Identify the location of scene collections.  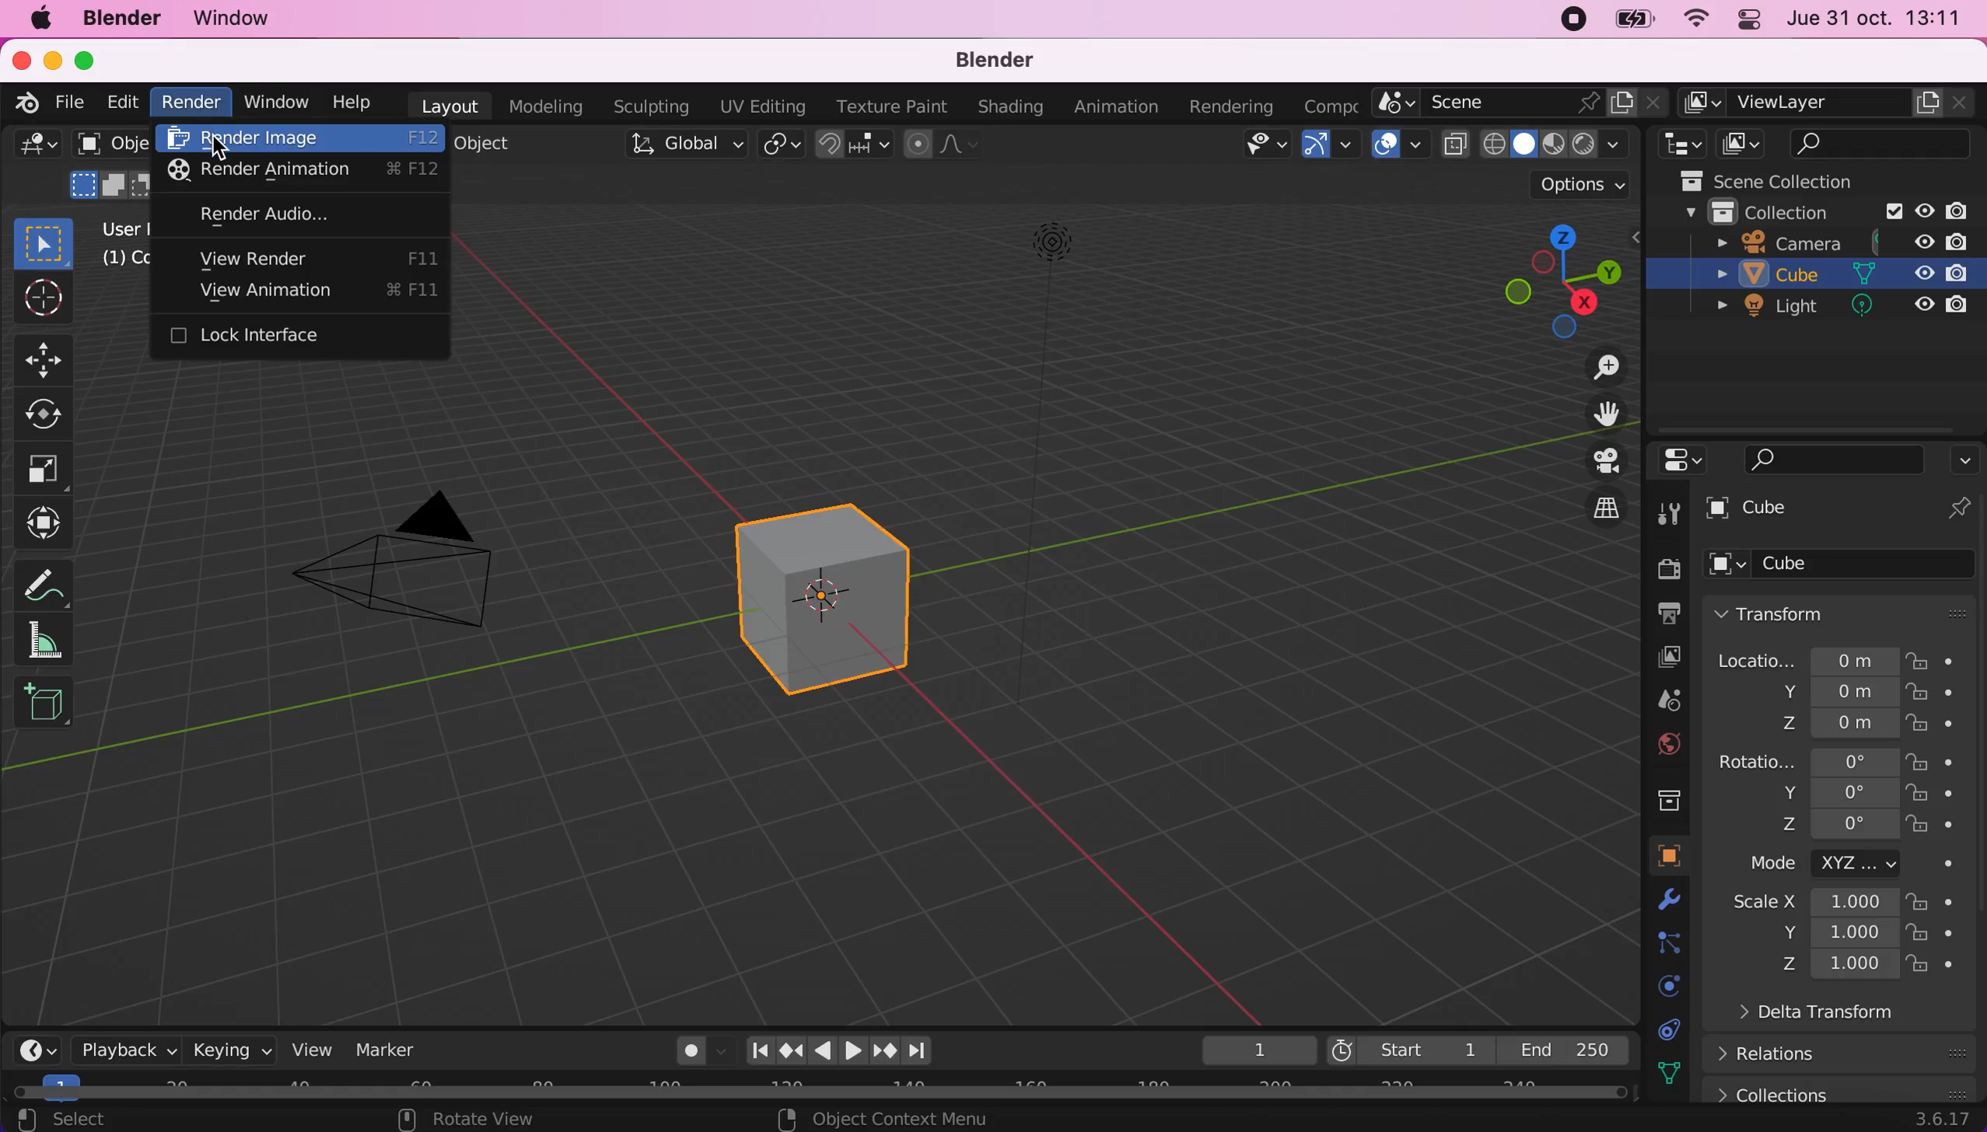
(1796, 178).